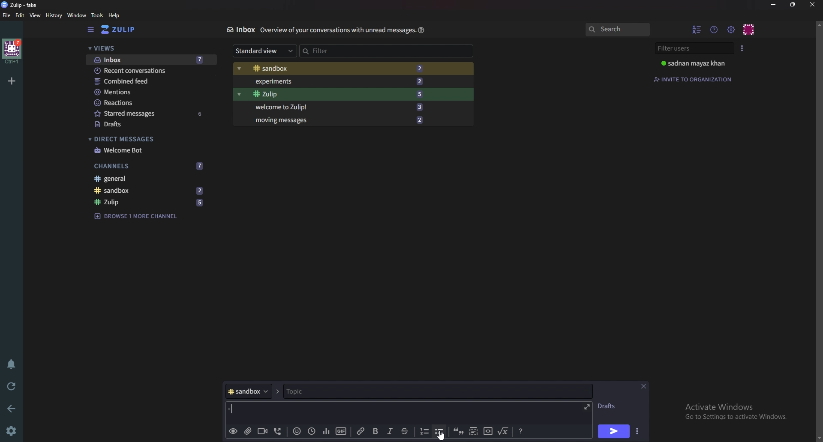  What do you see at coordinates (336, 106) in the screenshot?
I see `Welcome to zulip` at bounding box center [336, 106].